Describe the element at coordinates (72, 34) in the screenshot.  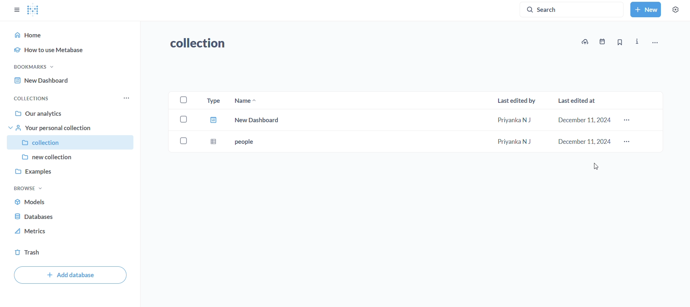
I see `home ` at that location.